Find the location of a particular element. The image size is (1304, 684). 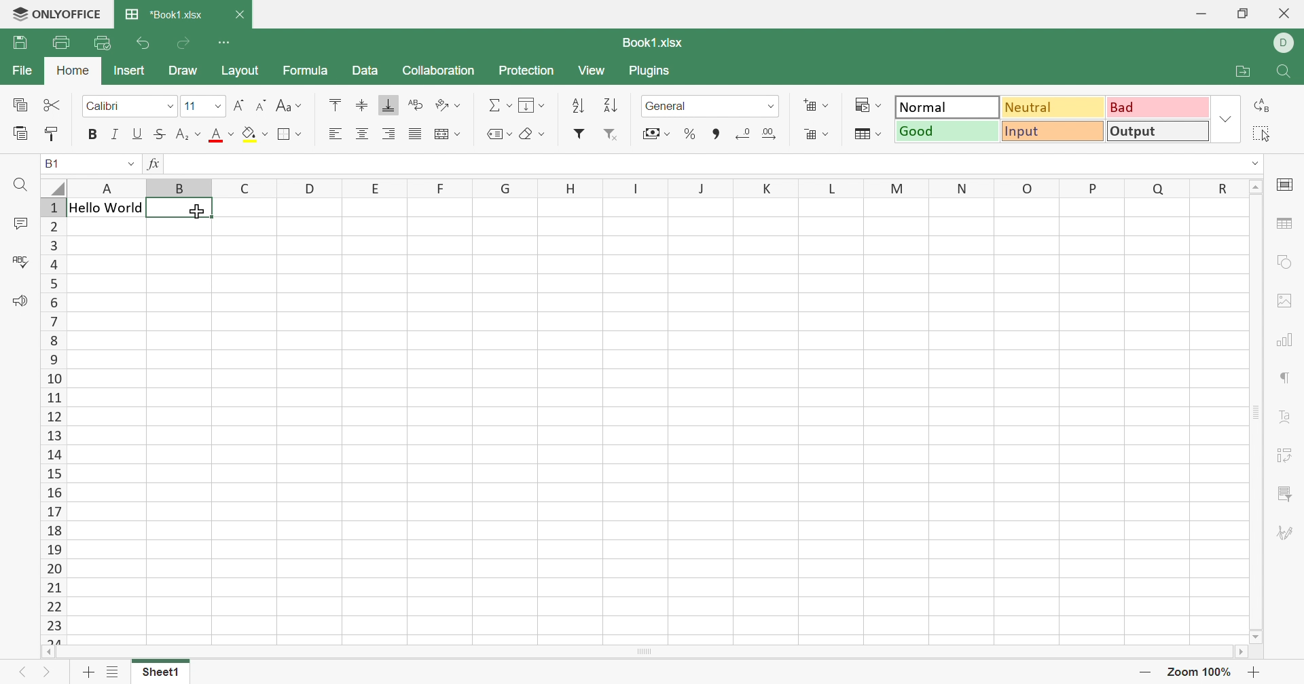

Justified is located at coordinates (416, 134).